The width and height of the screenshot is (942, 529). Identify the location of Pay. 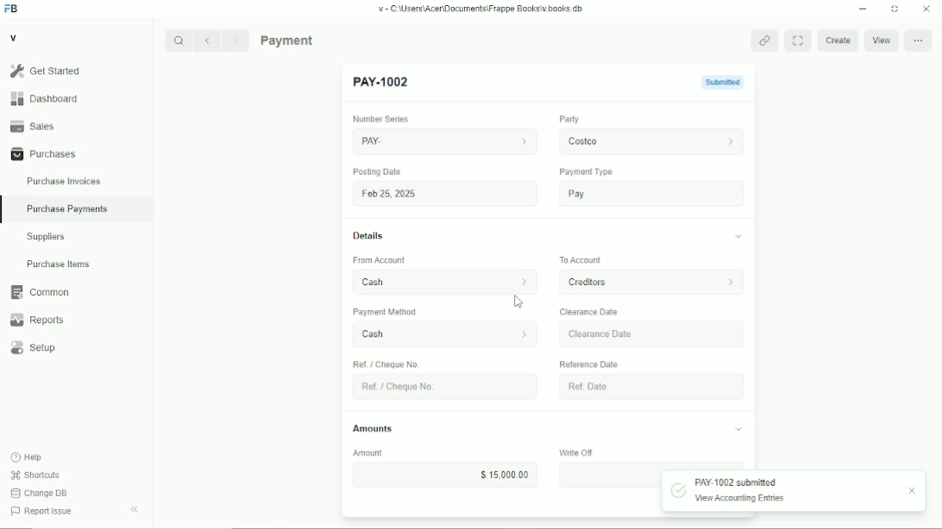
(647, 195).